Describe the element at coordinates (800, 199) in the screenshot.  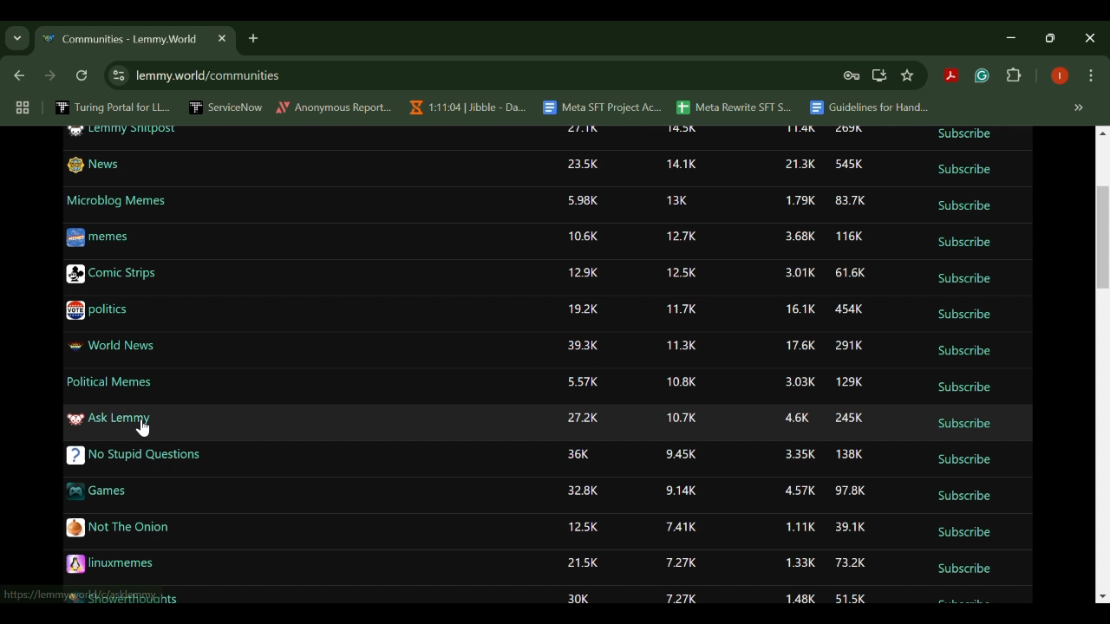
I see `1.79K` at that location.